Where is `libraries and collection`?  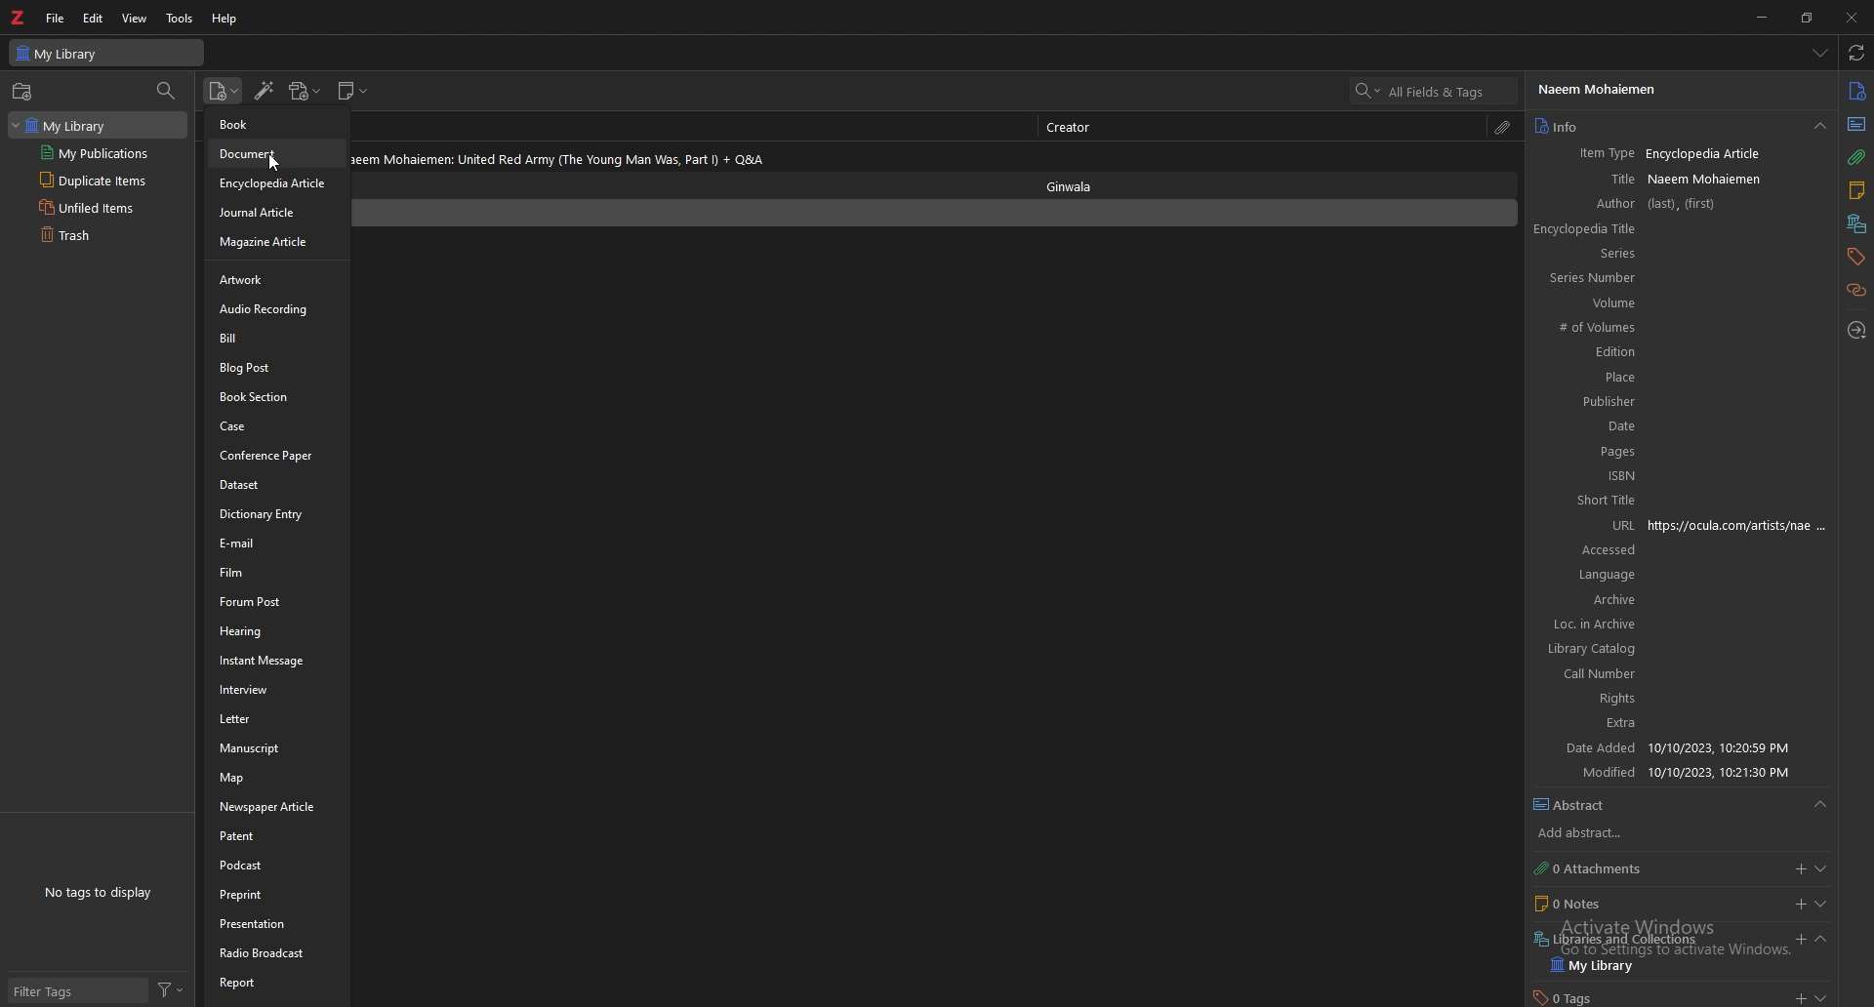
libraries and collection is located at coordinates (1656, 934).